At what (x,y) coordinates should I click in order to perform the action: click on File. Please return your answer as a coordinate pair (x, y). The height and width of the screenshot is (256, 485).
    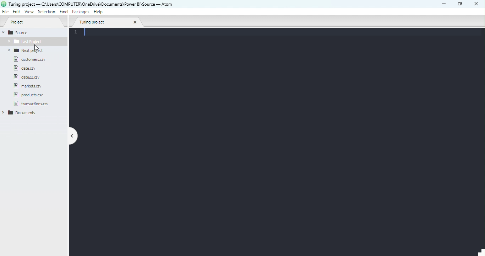
    Looking at the image, I should click on (6, 12).